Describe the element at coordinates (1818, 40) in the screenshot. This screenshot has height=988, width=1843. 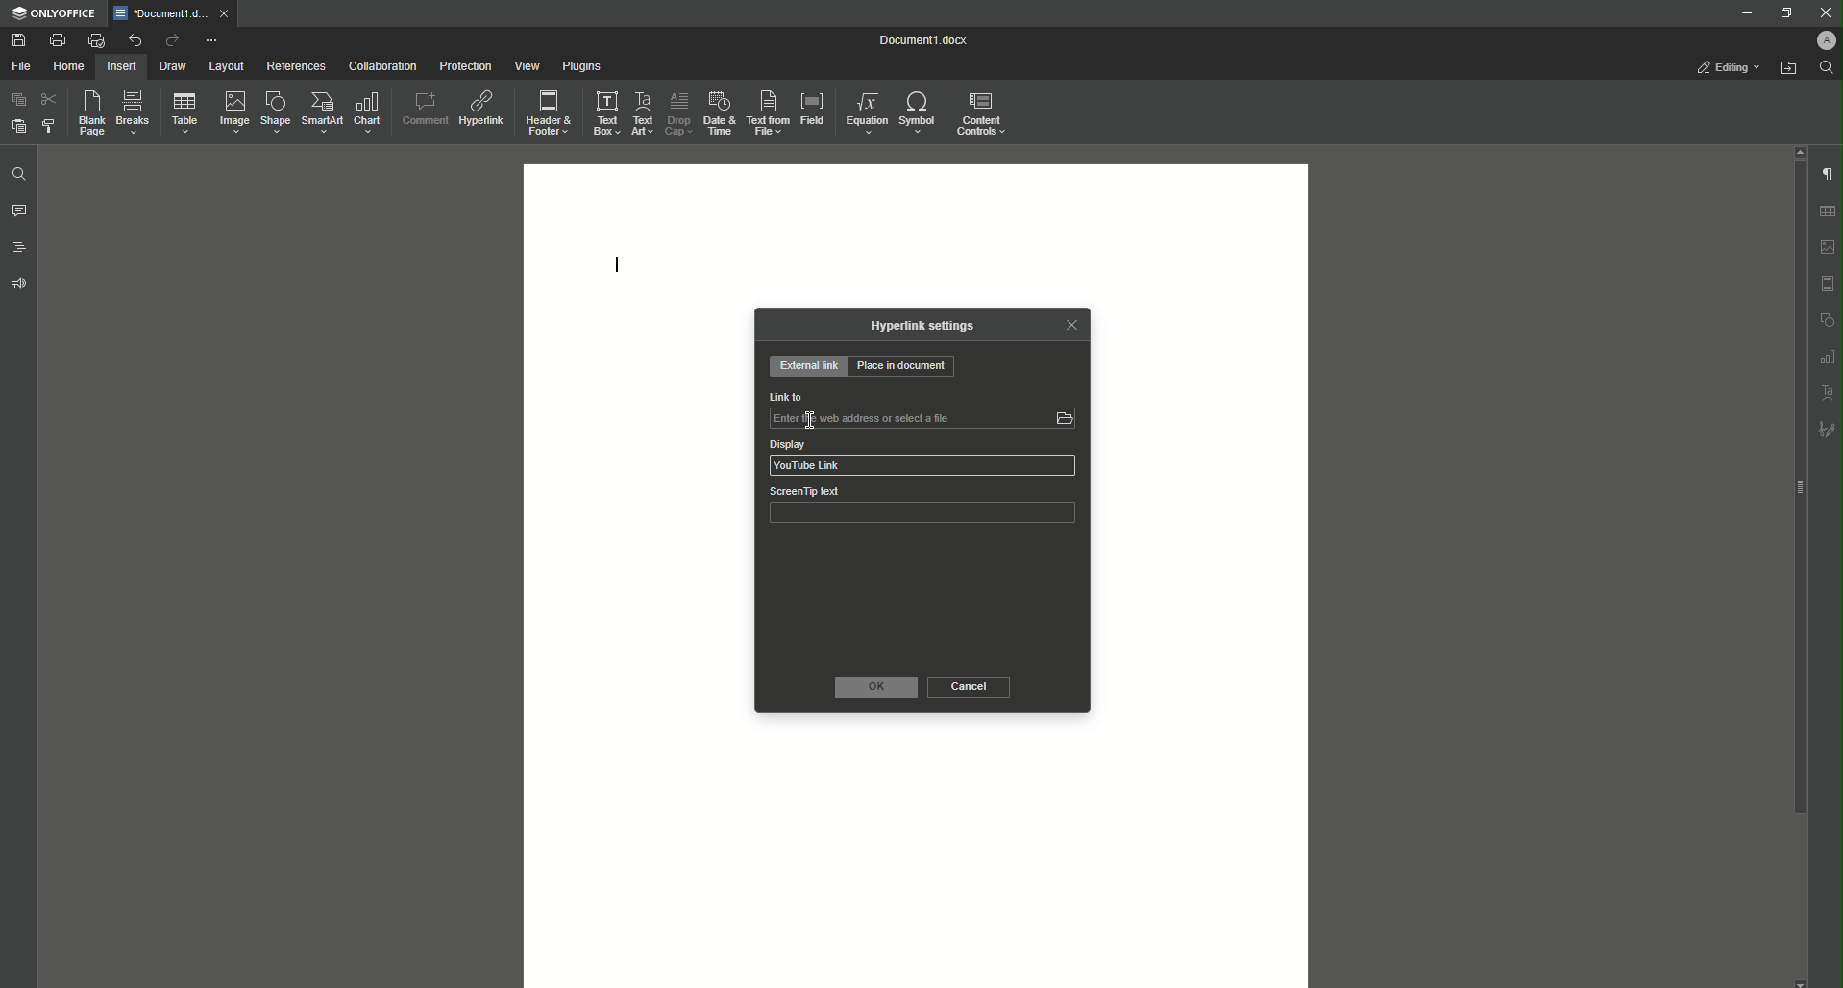
I see `Profile` at that location.